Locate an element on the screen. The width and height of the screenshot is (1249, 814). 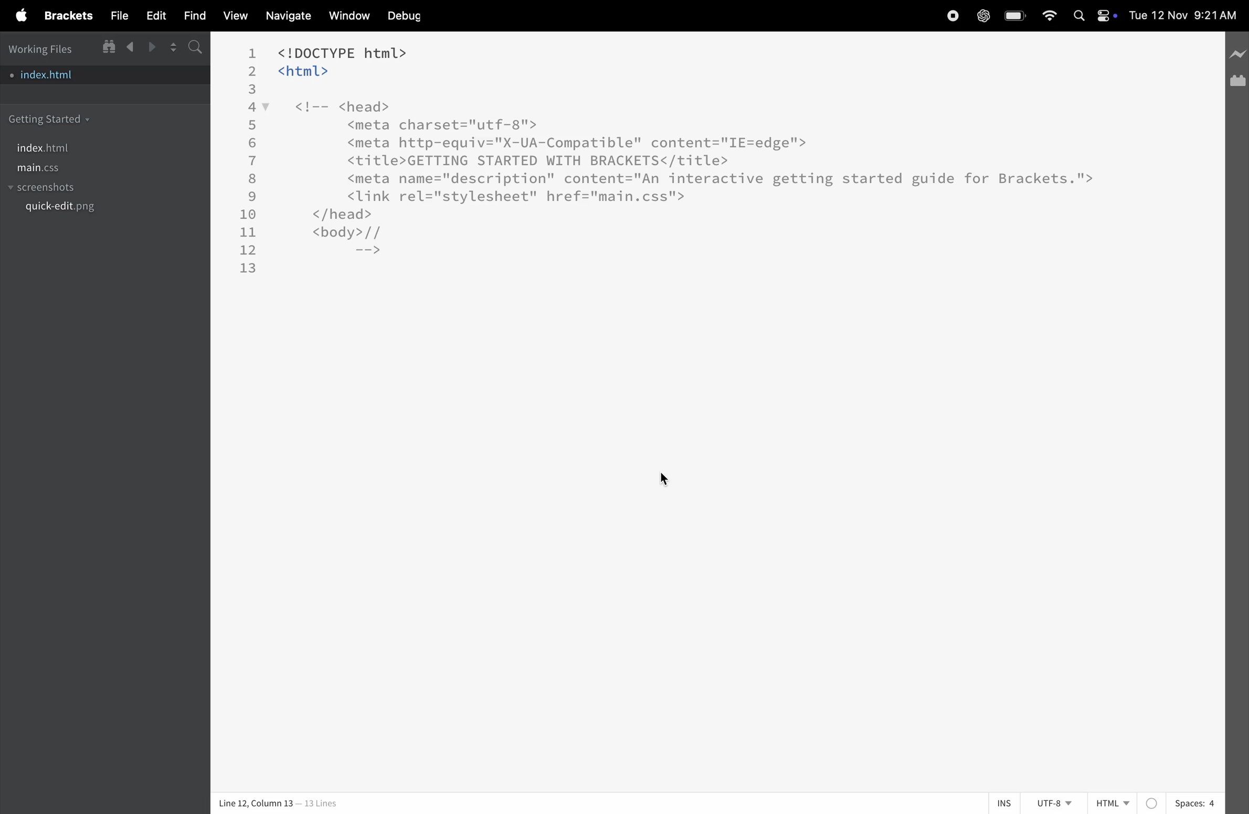
view is located at coordinates (232, 16).